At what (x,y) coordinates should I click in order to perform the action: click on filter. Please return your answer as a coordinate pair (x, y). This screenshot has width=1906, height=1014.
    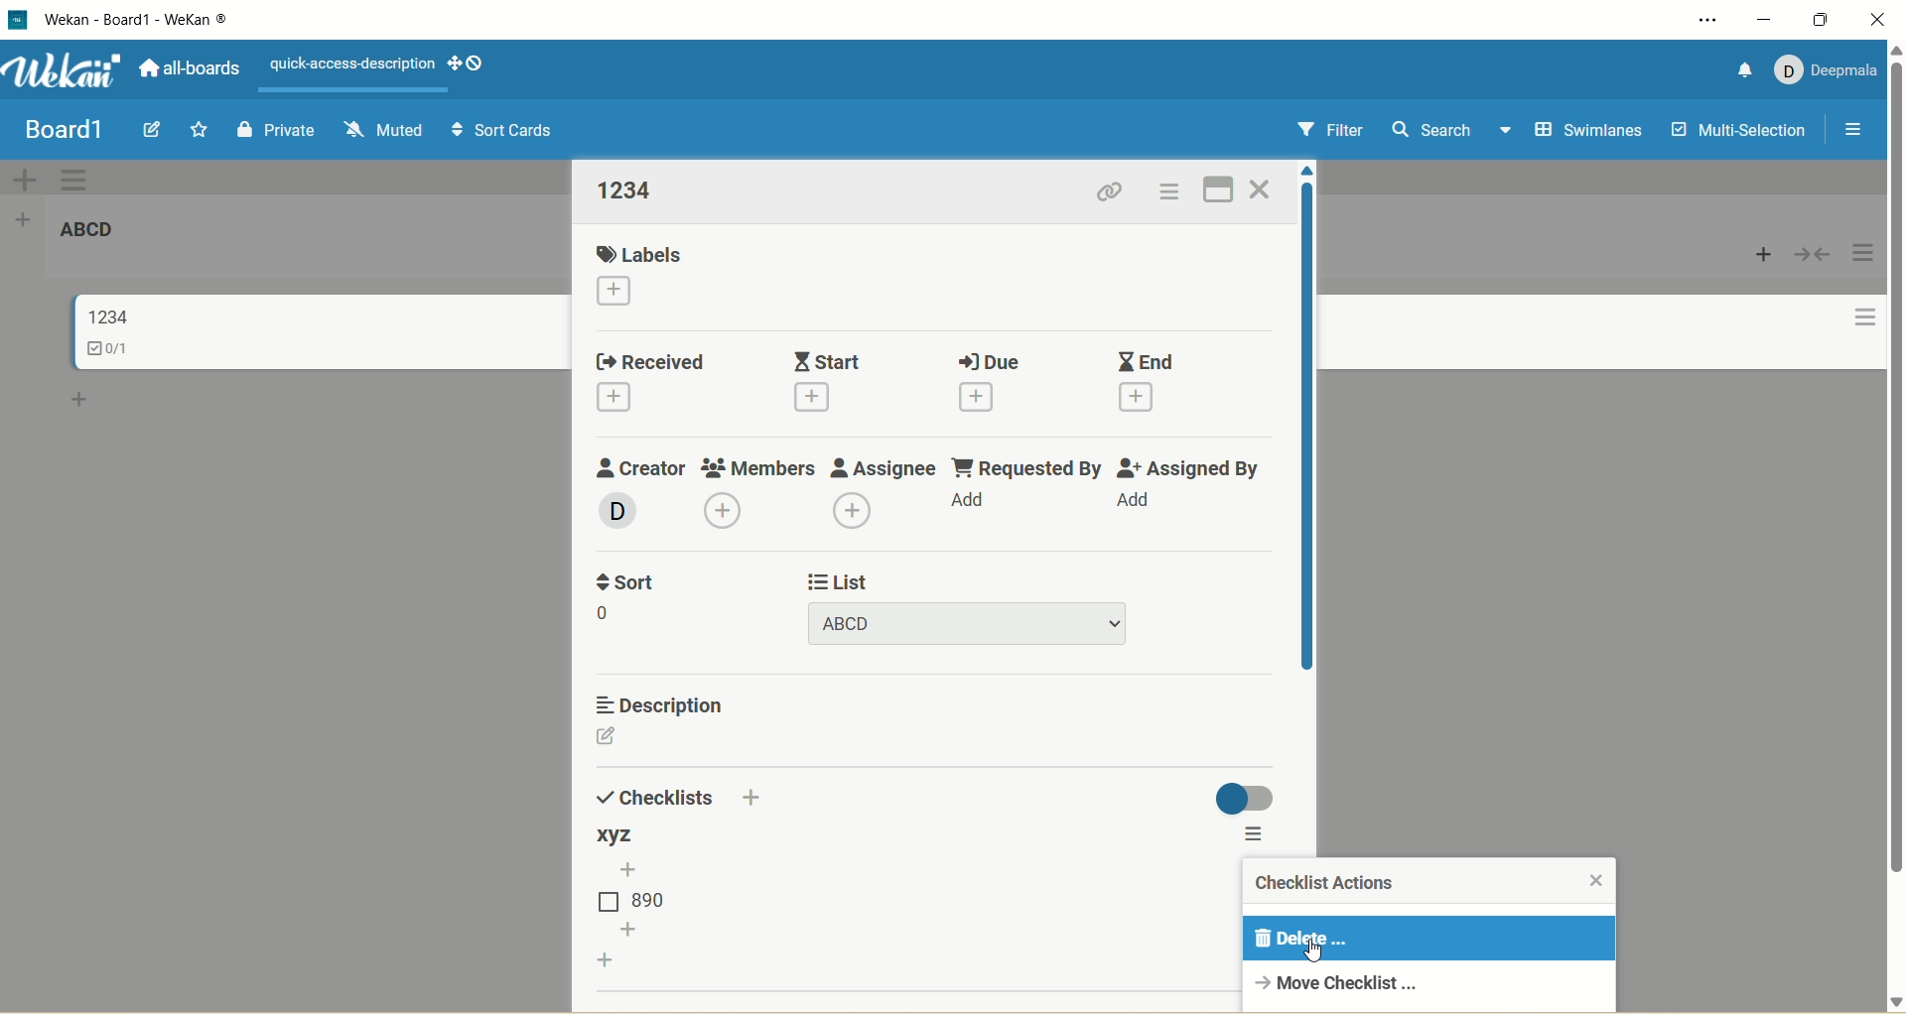
    Looking at the image, I should click on (1341, 130).